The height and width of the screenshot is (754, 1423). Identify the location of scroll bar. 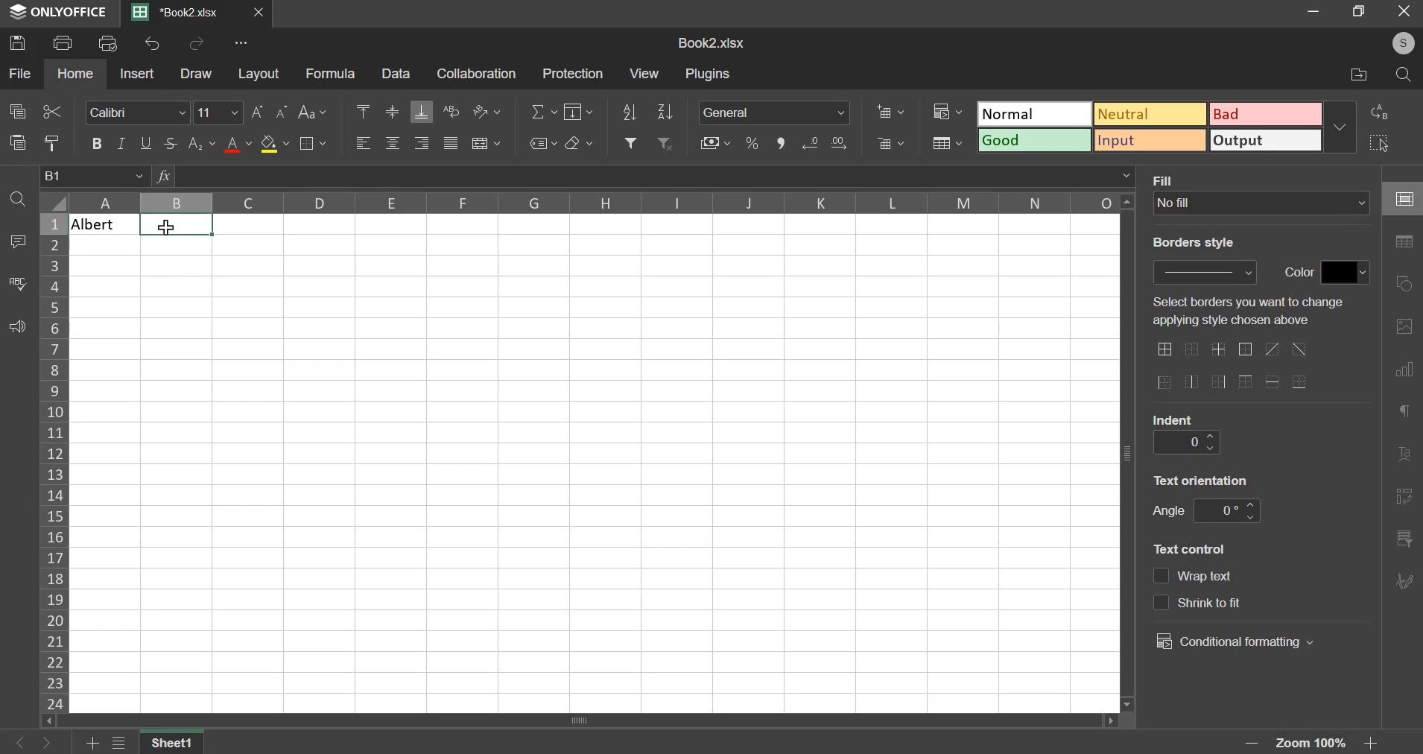
(583, 721).